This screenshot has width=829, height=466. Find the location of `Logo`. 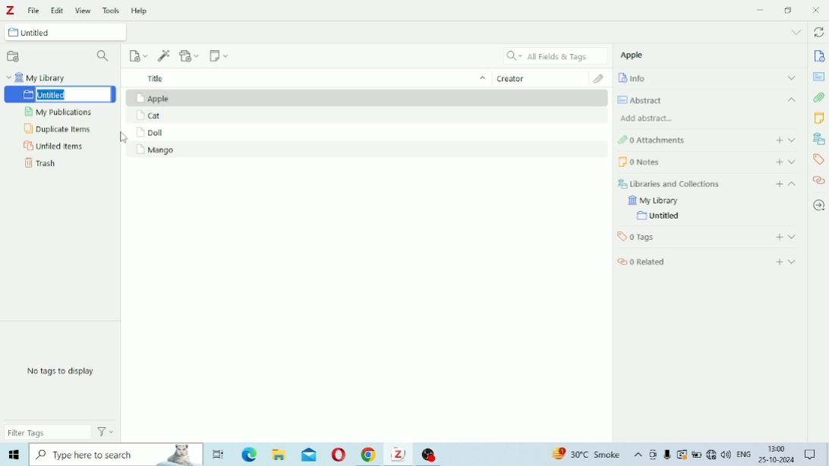

Logo is located at coordinates (11, 10).